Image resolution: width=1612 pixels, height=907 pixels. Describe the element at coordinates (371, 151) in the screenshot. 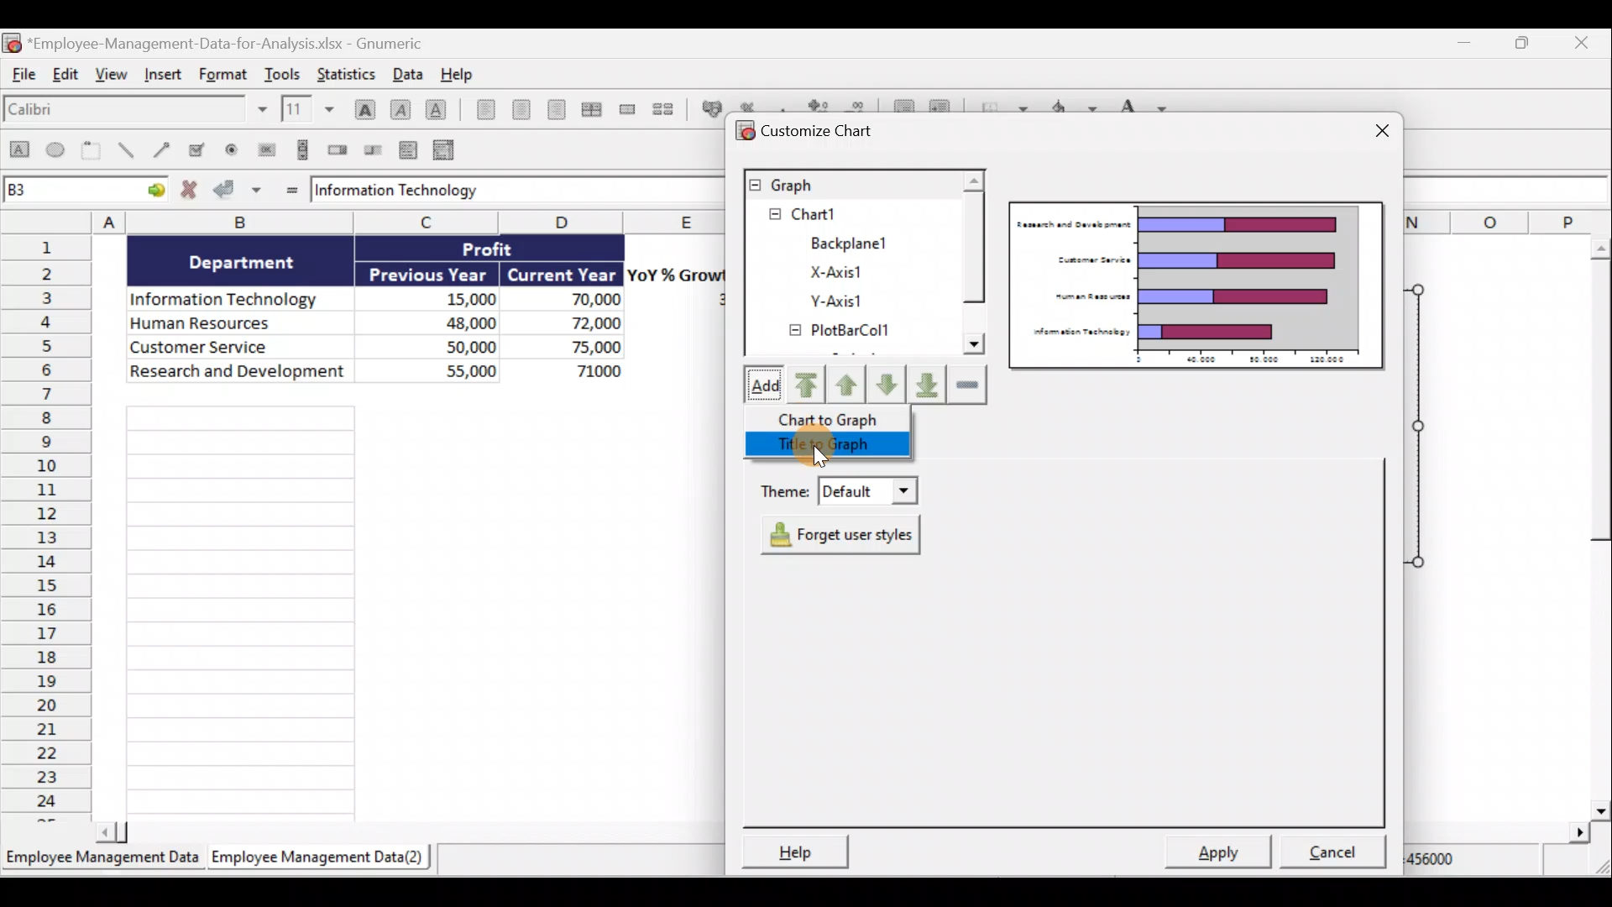

I see `Create a slider` at that location.